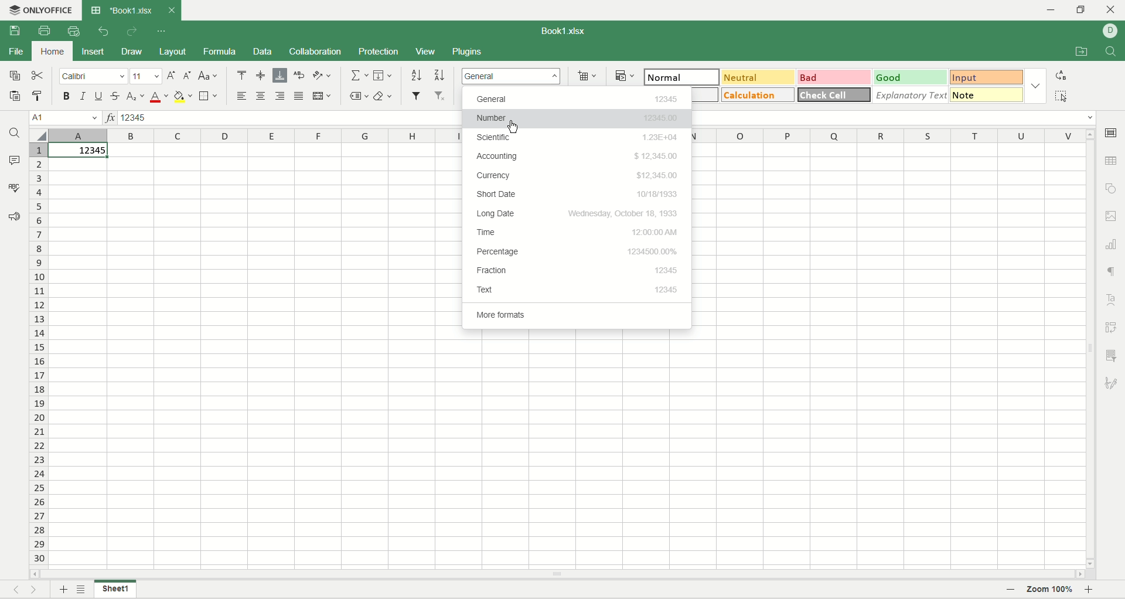 The image size is (1125, 599). Describe the element at coordinates (81, 590) in the screenshot. I see `list of sheets` at that location.